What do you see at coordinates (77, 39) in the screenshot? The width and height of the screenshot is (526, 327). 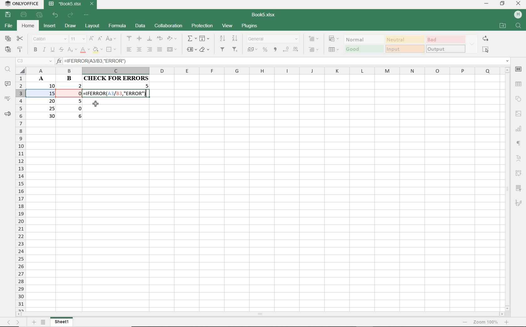 I see `FONT SIZE` at bounding box center [77, 39].